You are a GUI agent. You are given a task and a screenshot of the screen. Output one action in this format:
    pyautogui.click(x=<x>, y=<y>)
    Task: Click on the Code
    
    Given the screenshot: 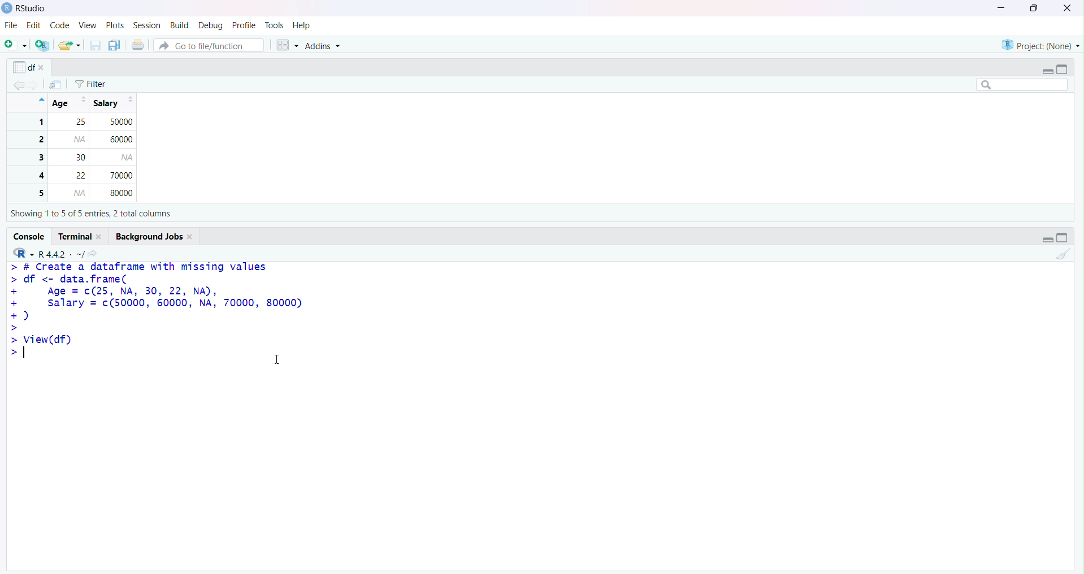 What is the action you would take?
    pyautogui.click(x=60, y=26)
    